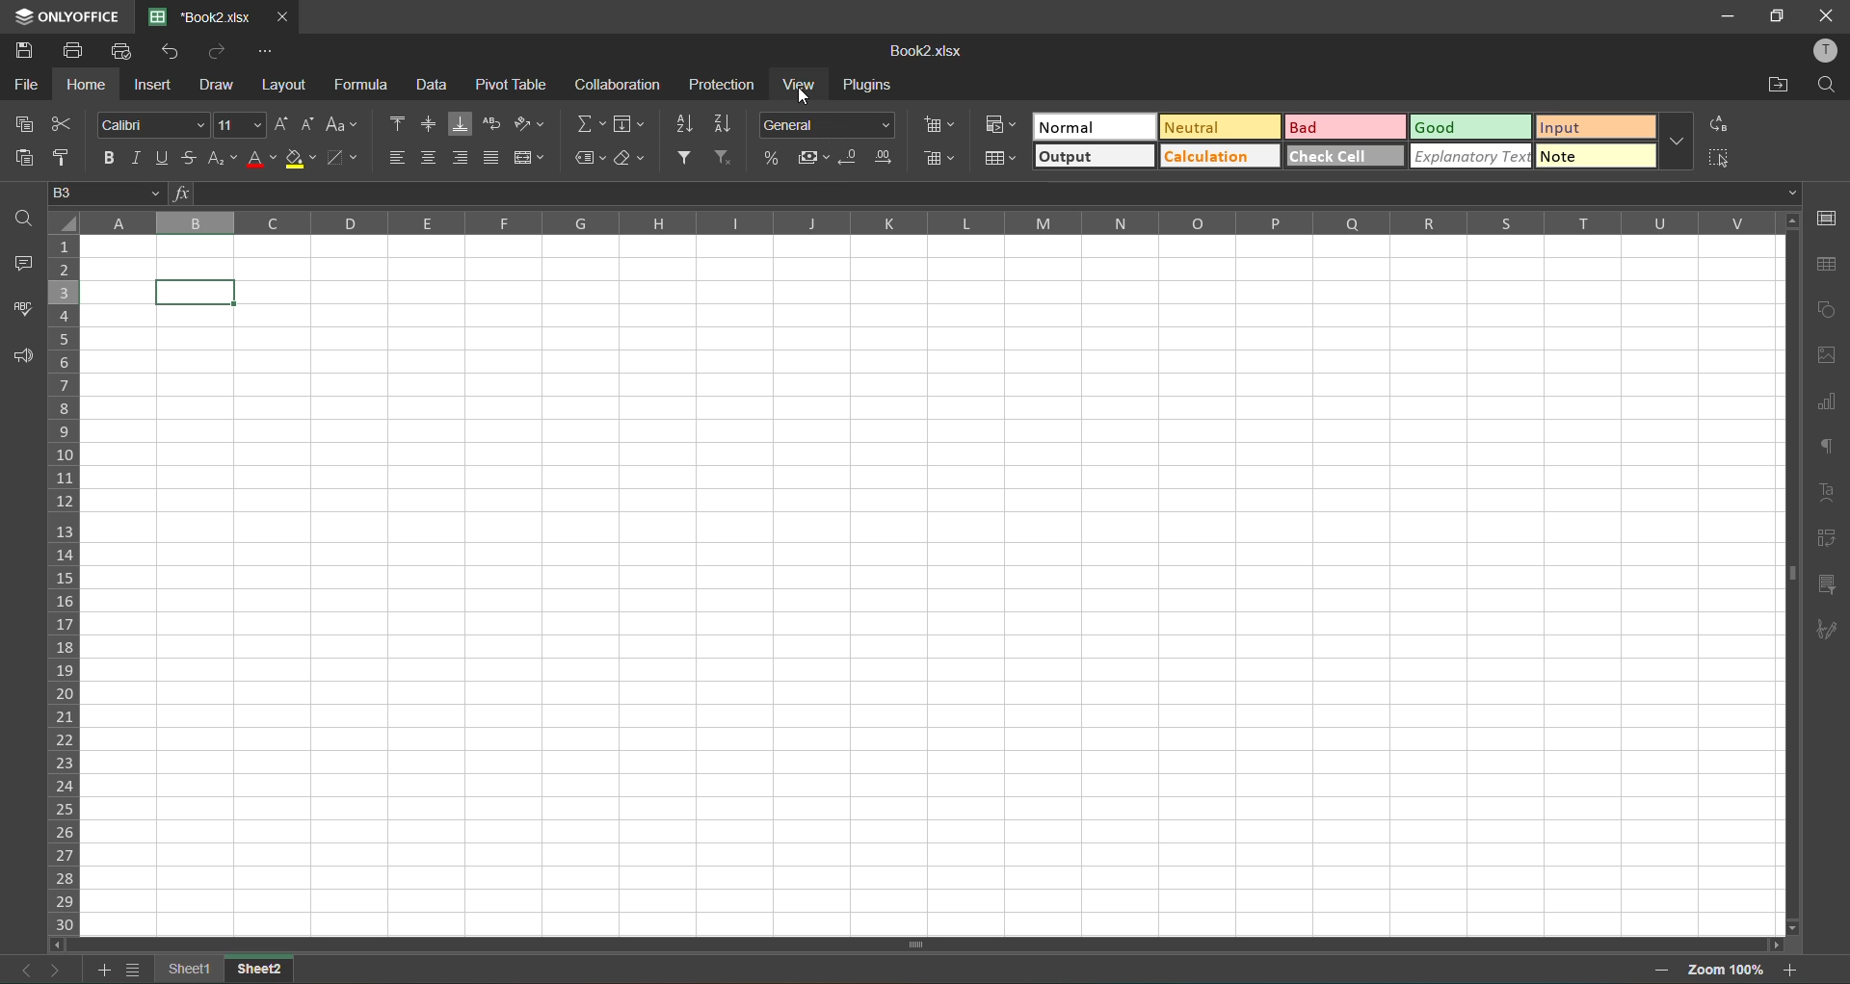 The height and width of the screenshot is (984, 1850). What do you see at coordinates (1826, 50) in the screenshot?
I see `profile` at bounding box center [1826, 50].